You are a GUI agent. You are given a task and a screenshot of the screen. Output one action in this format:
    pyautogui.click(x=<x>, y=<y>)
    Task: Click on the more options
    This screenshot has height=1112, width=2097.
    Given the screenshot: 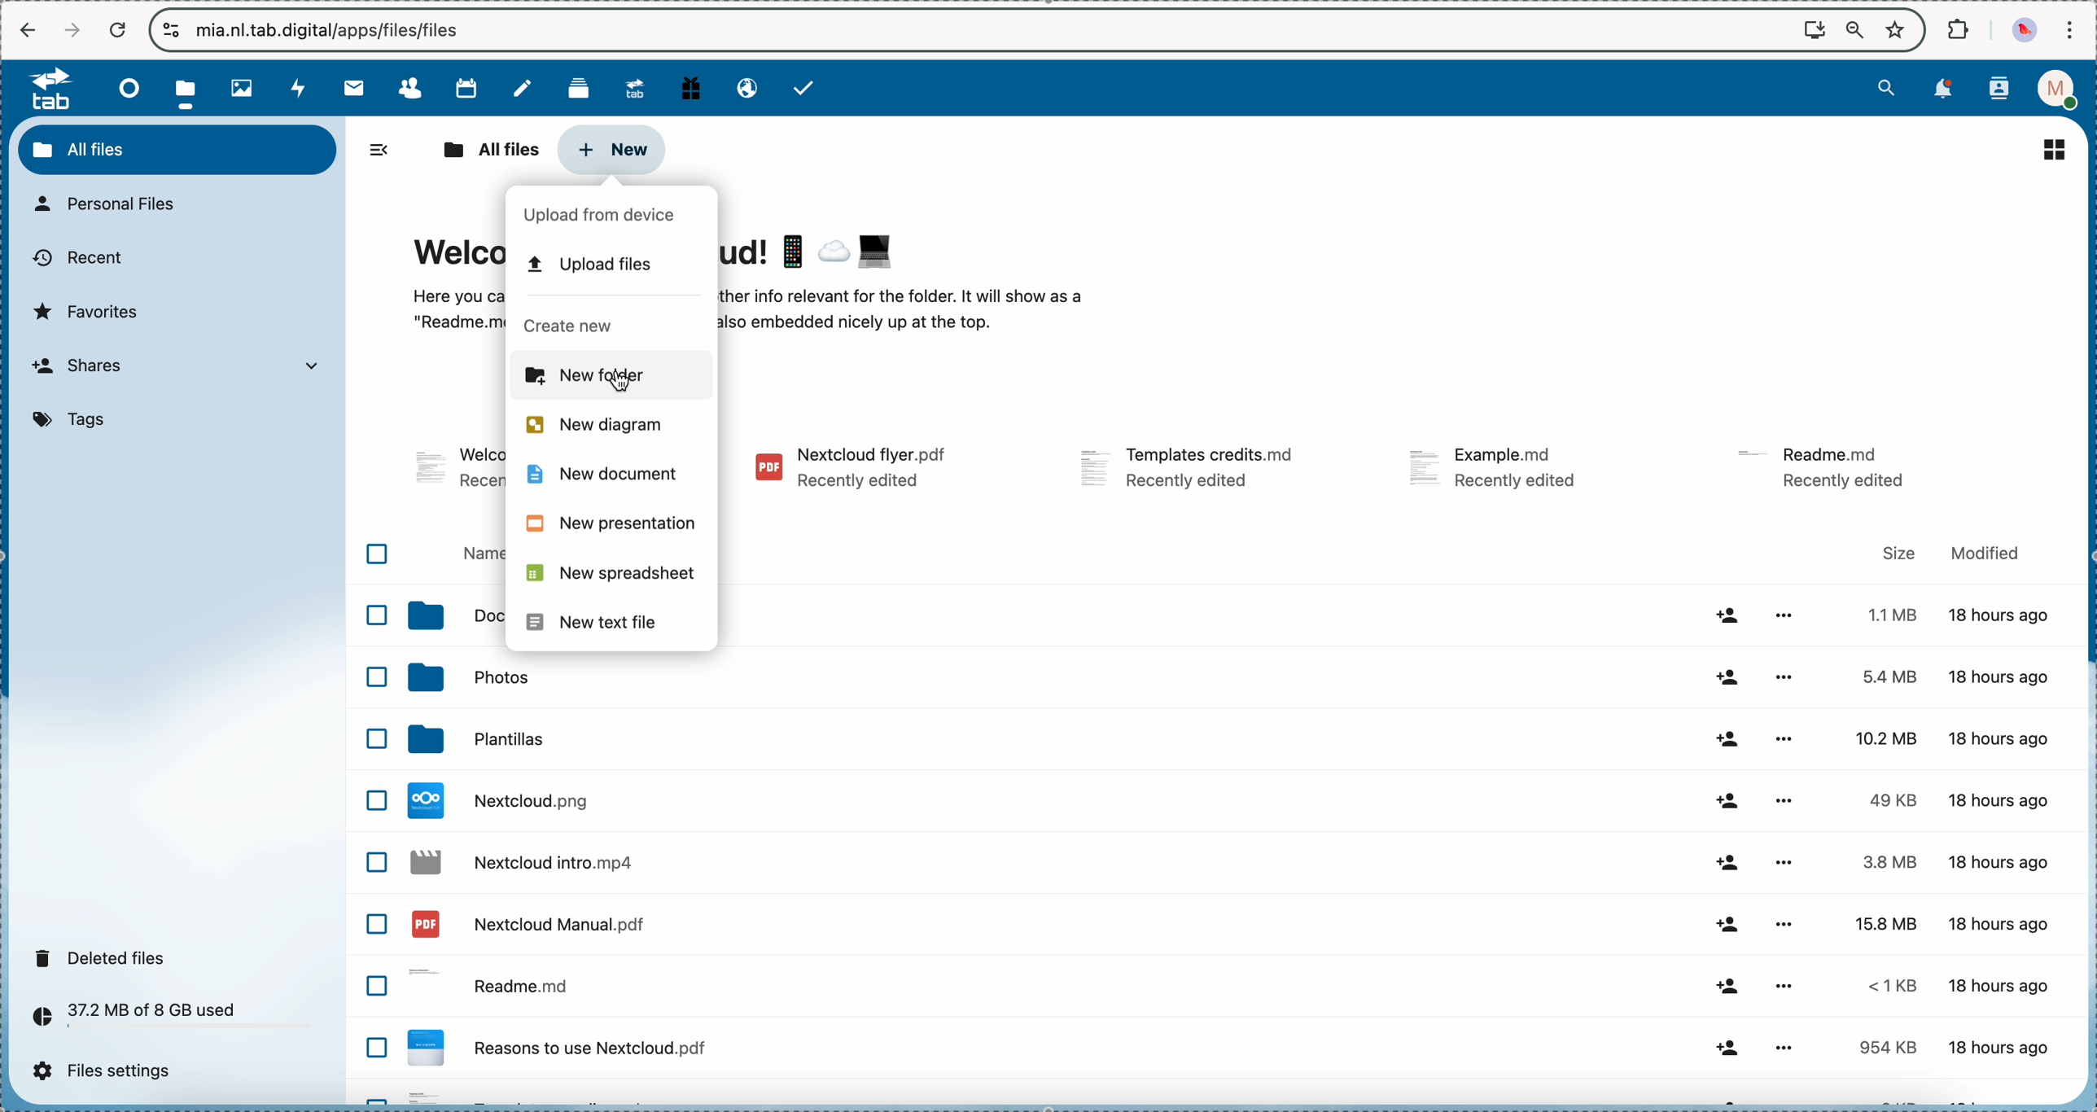 What is the action you would take?
    pyautogui.click(x=1788, y=1046)
    